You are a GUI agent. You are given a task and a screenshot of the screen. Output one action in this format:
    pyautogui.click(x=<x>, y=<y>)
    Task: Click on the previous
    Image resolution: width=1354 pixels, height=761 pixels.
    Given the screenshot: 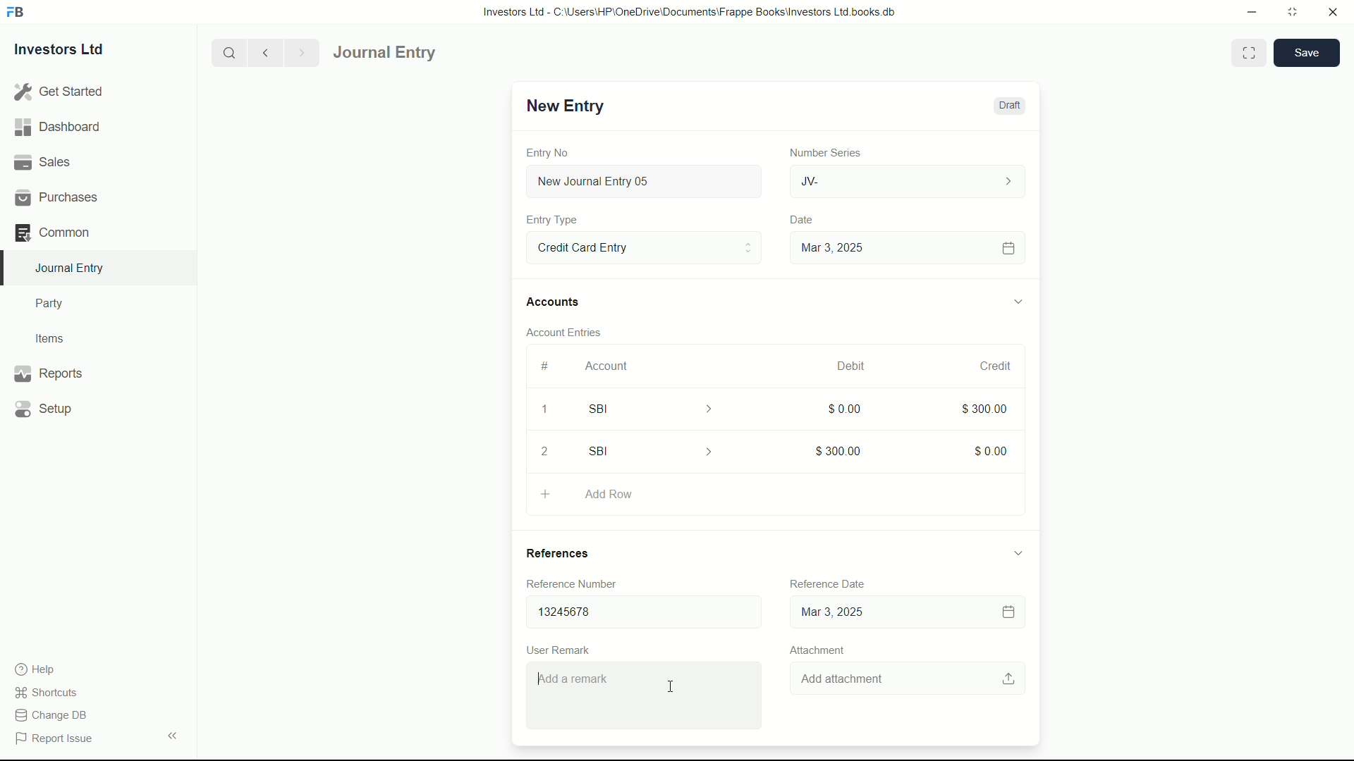 What is the action you would take?
    pyautogui.click(x=264, y=52)
    